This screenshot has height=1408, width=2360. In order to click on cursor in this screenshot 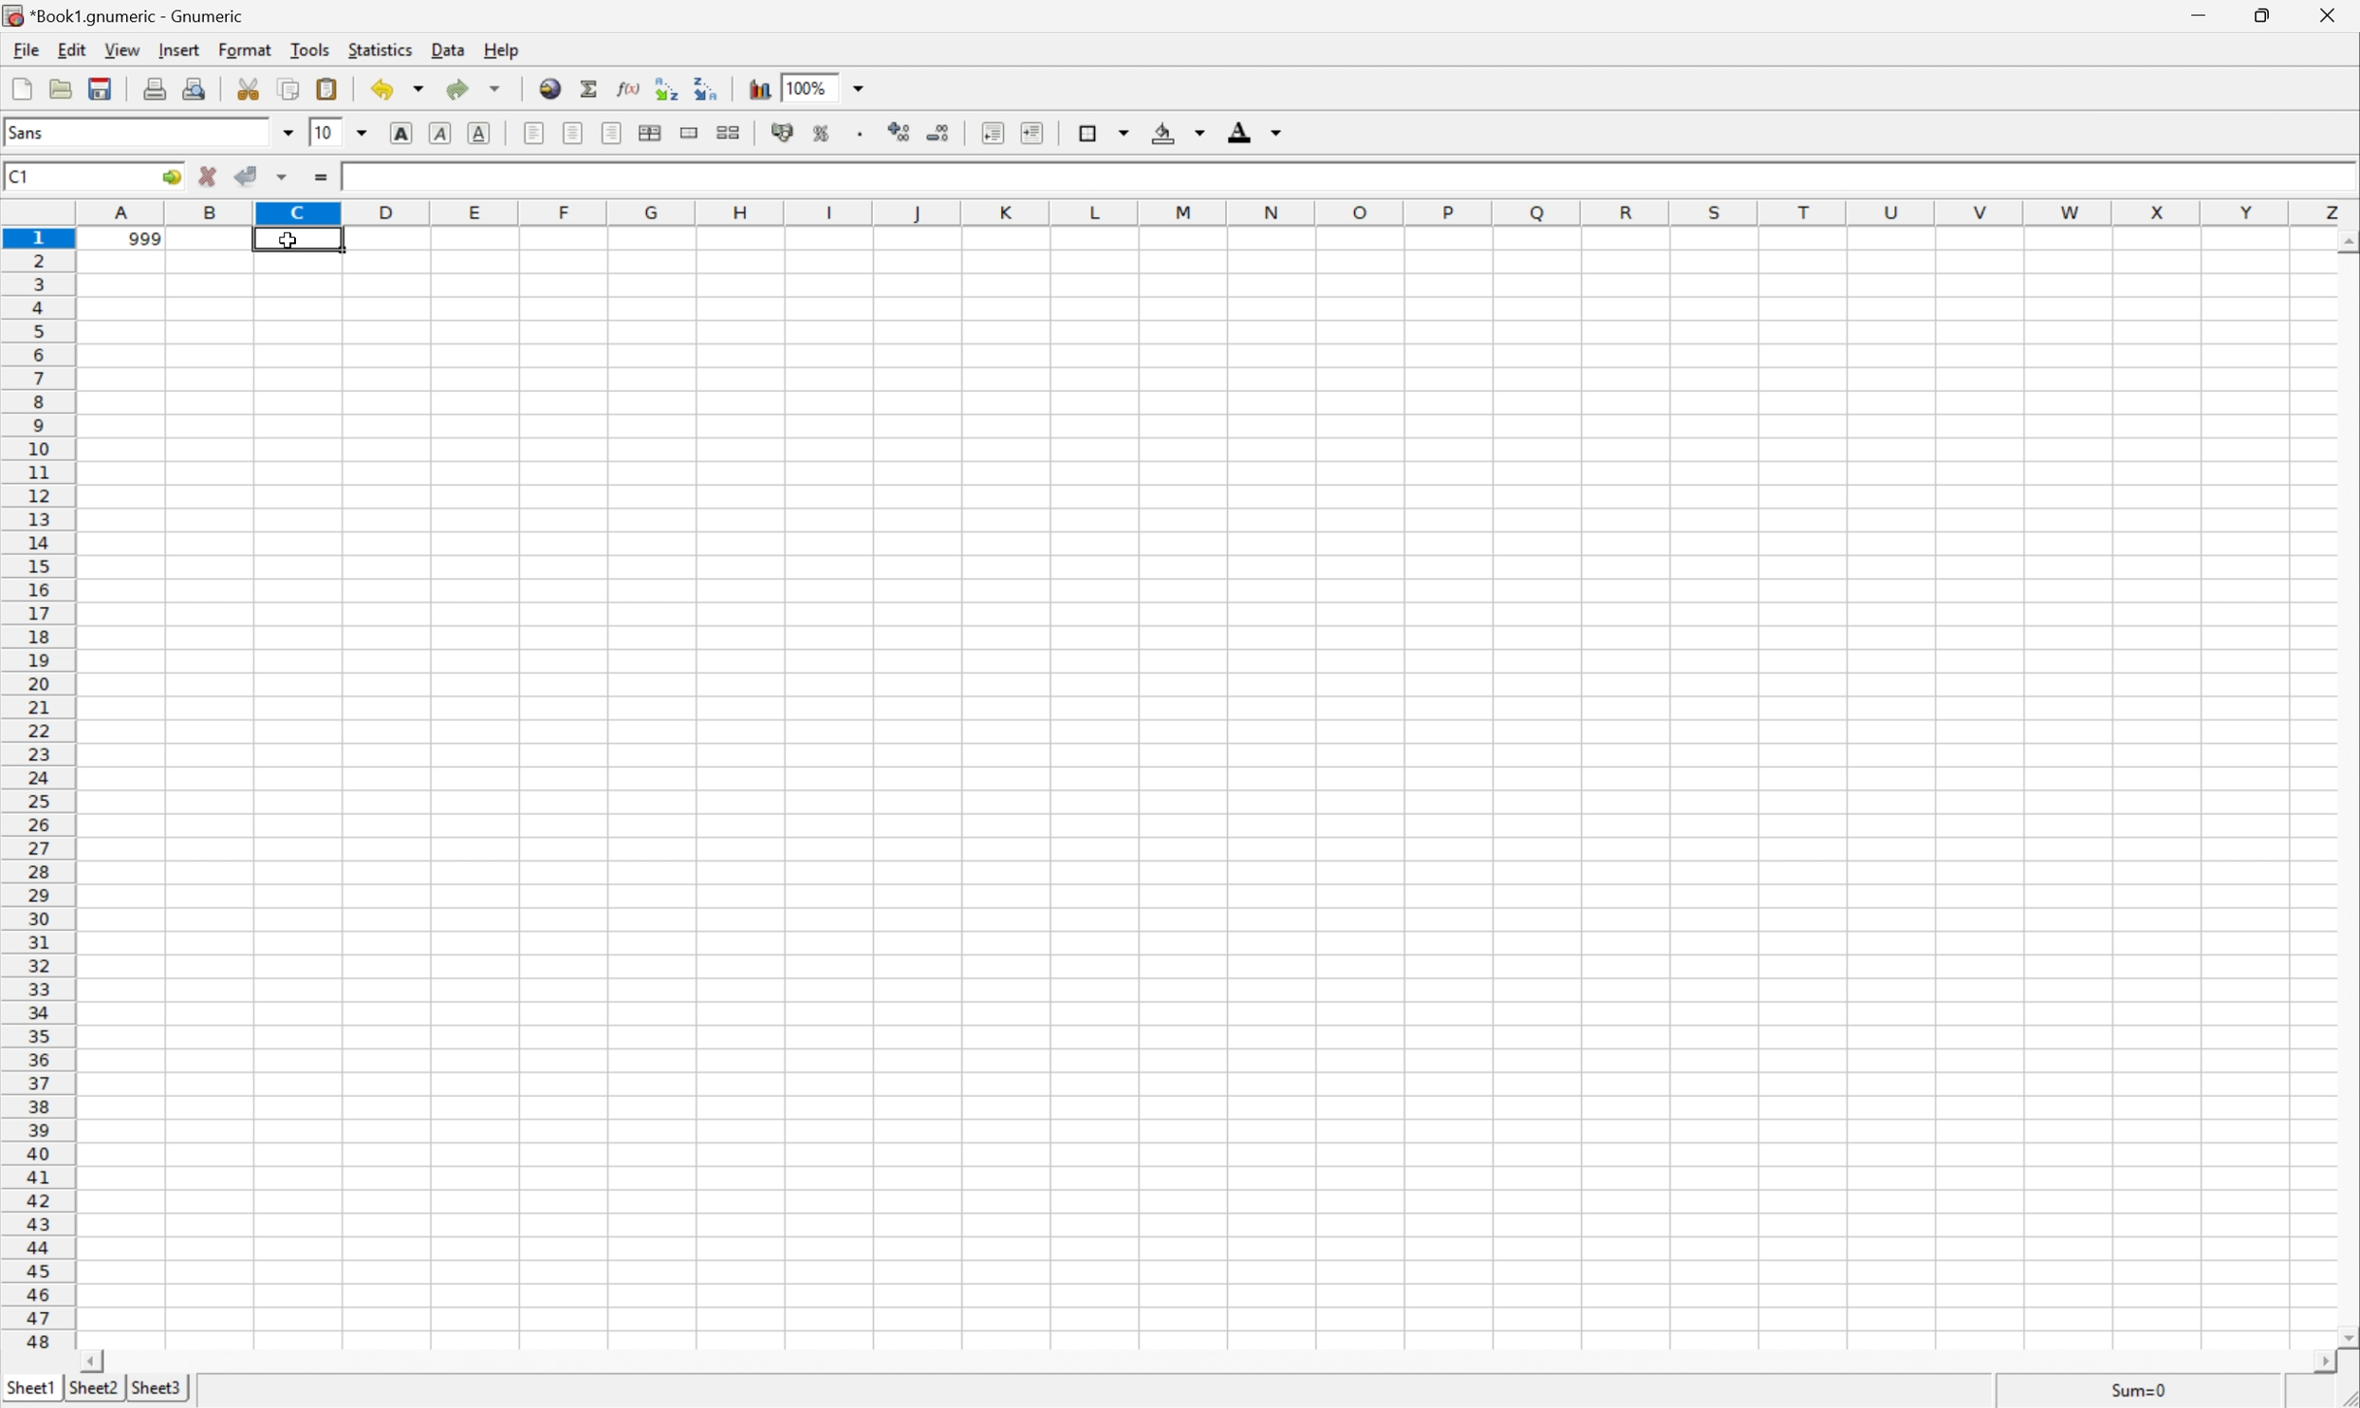, I will do `click(292, 241)`.